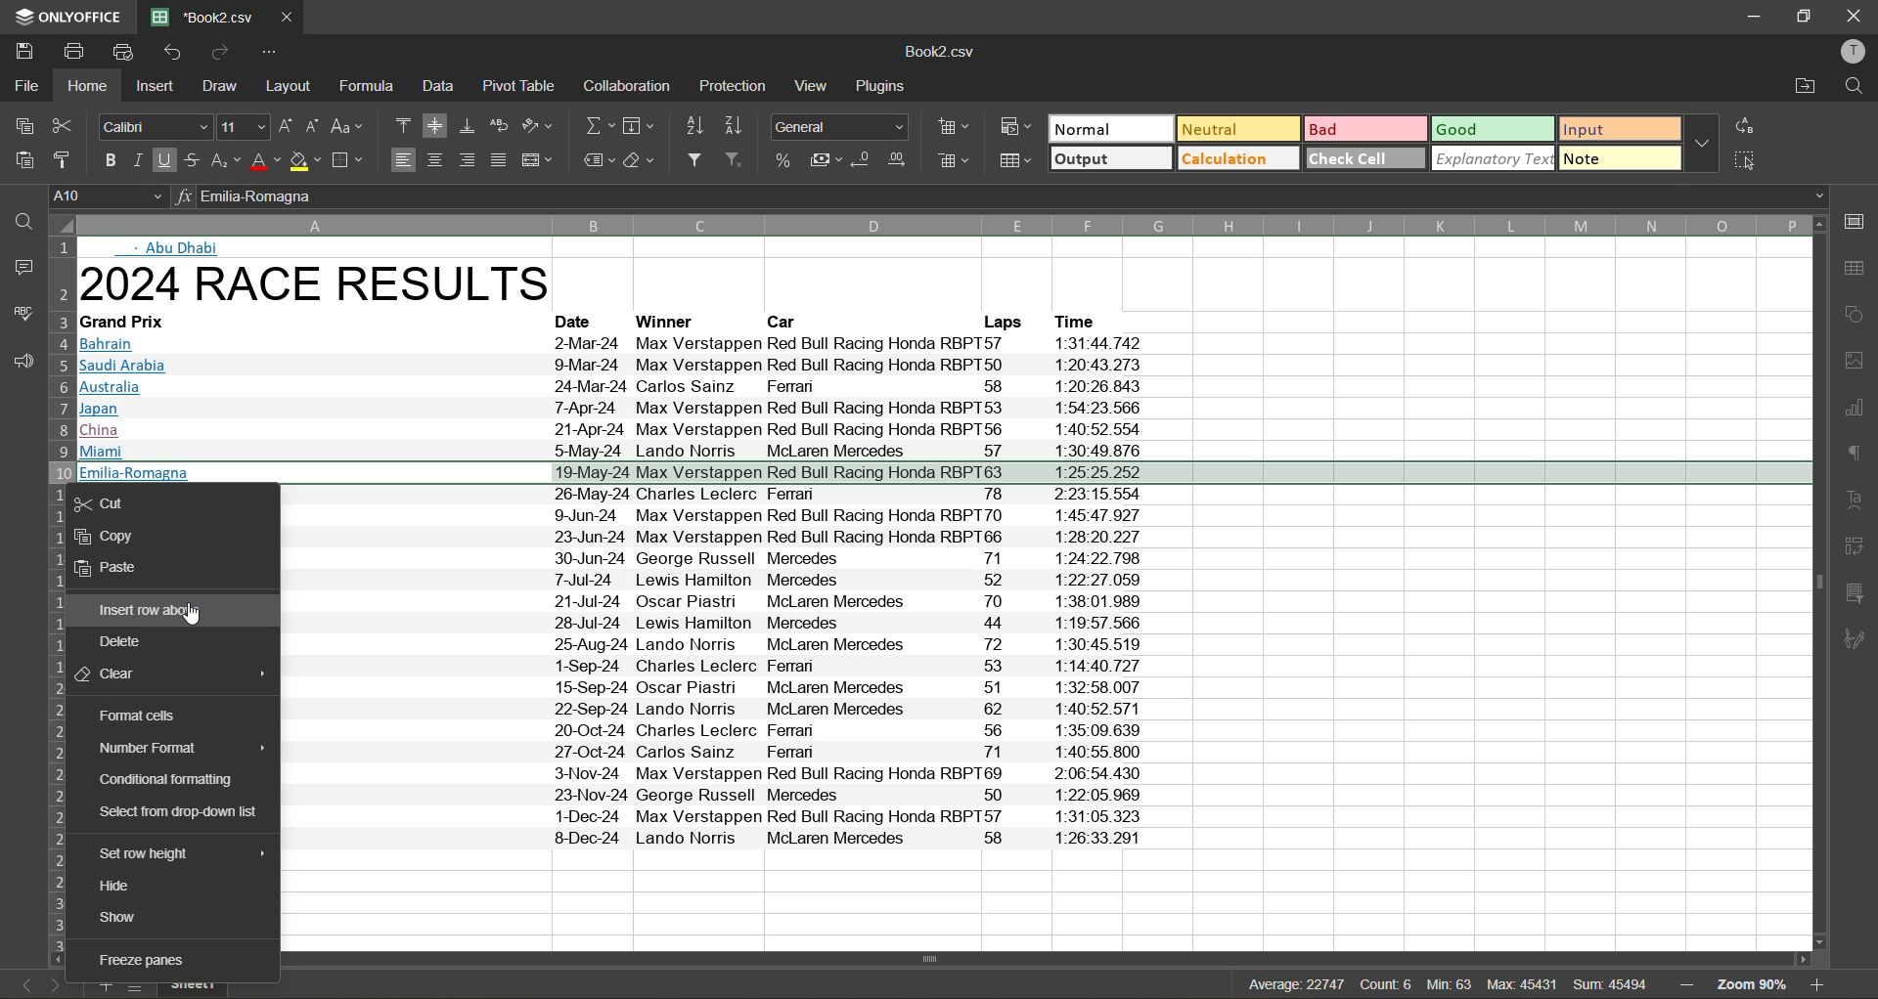 The image size is (1878, 999). I want to click on Azerbaijan 15-Sep-24 Oscar Piastri McLaren Mercedes 51 1:32:58.007, so click(718, 687).